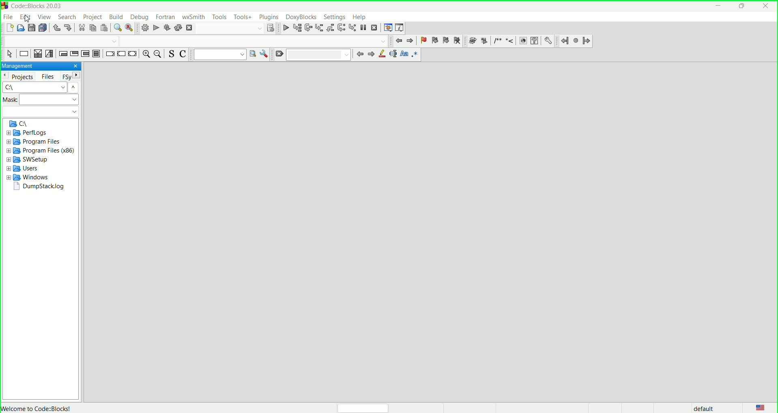 This screenshot has height=413, width=778. What do you see at coordinates (423, 39) in the screenshot?
I see `toggle bookmark` at bounding box center [423, 39].